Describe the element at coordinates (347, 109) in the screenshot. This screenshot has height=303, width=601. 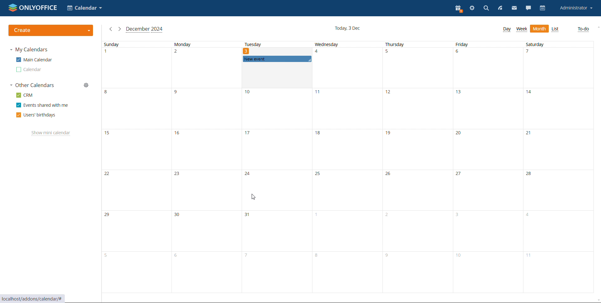
I see `date` at that location.